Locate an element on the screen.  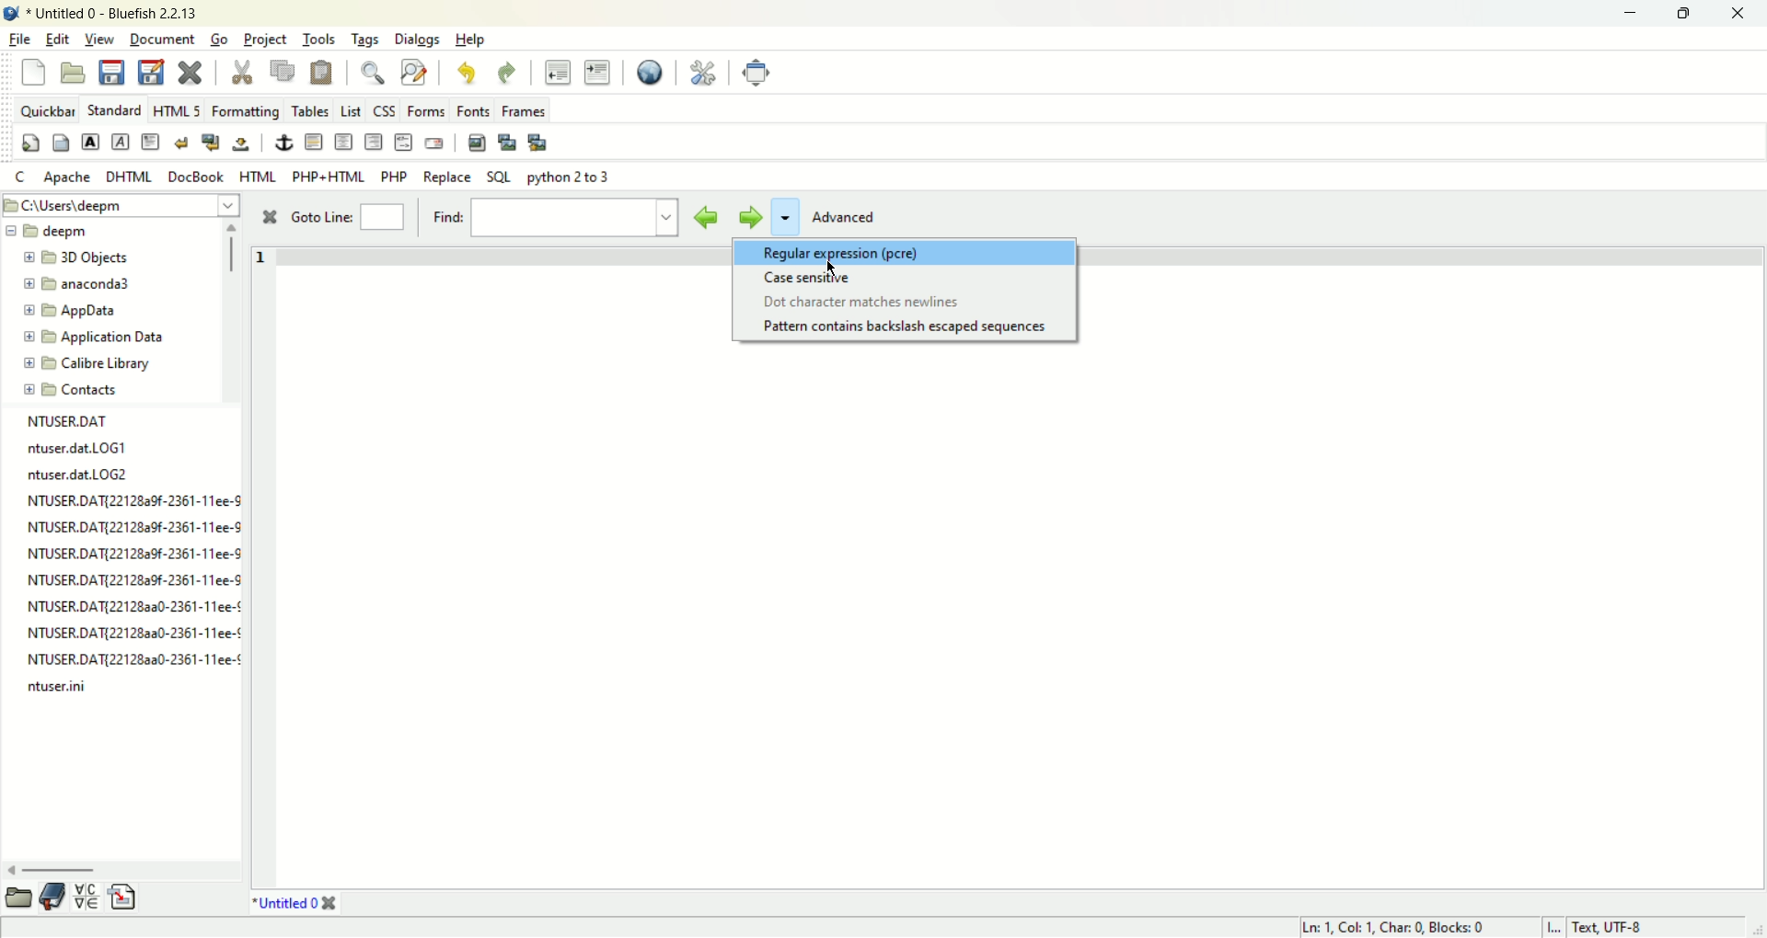
preview in browser is located at coordinates (651, 72).